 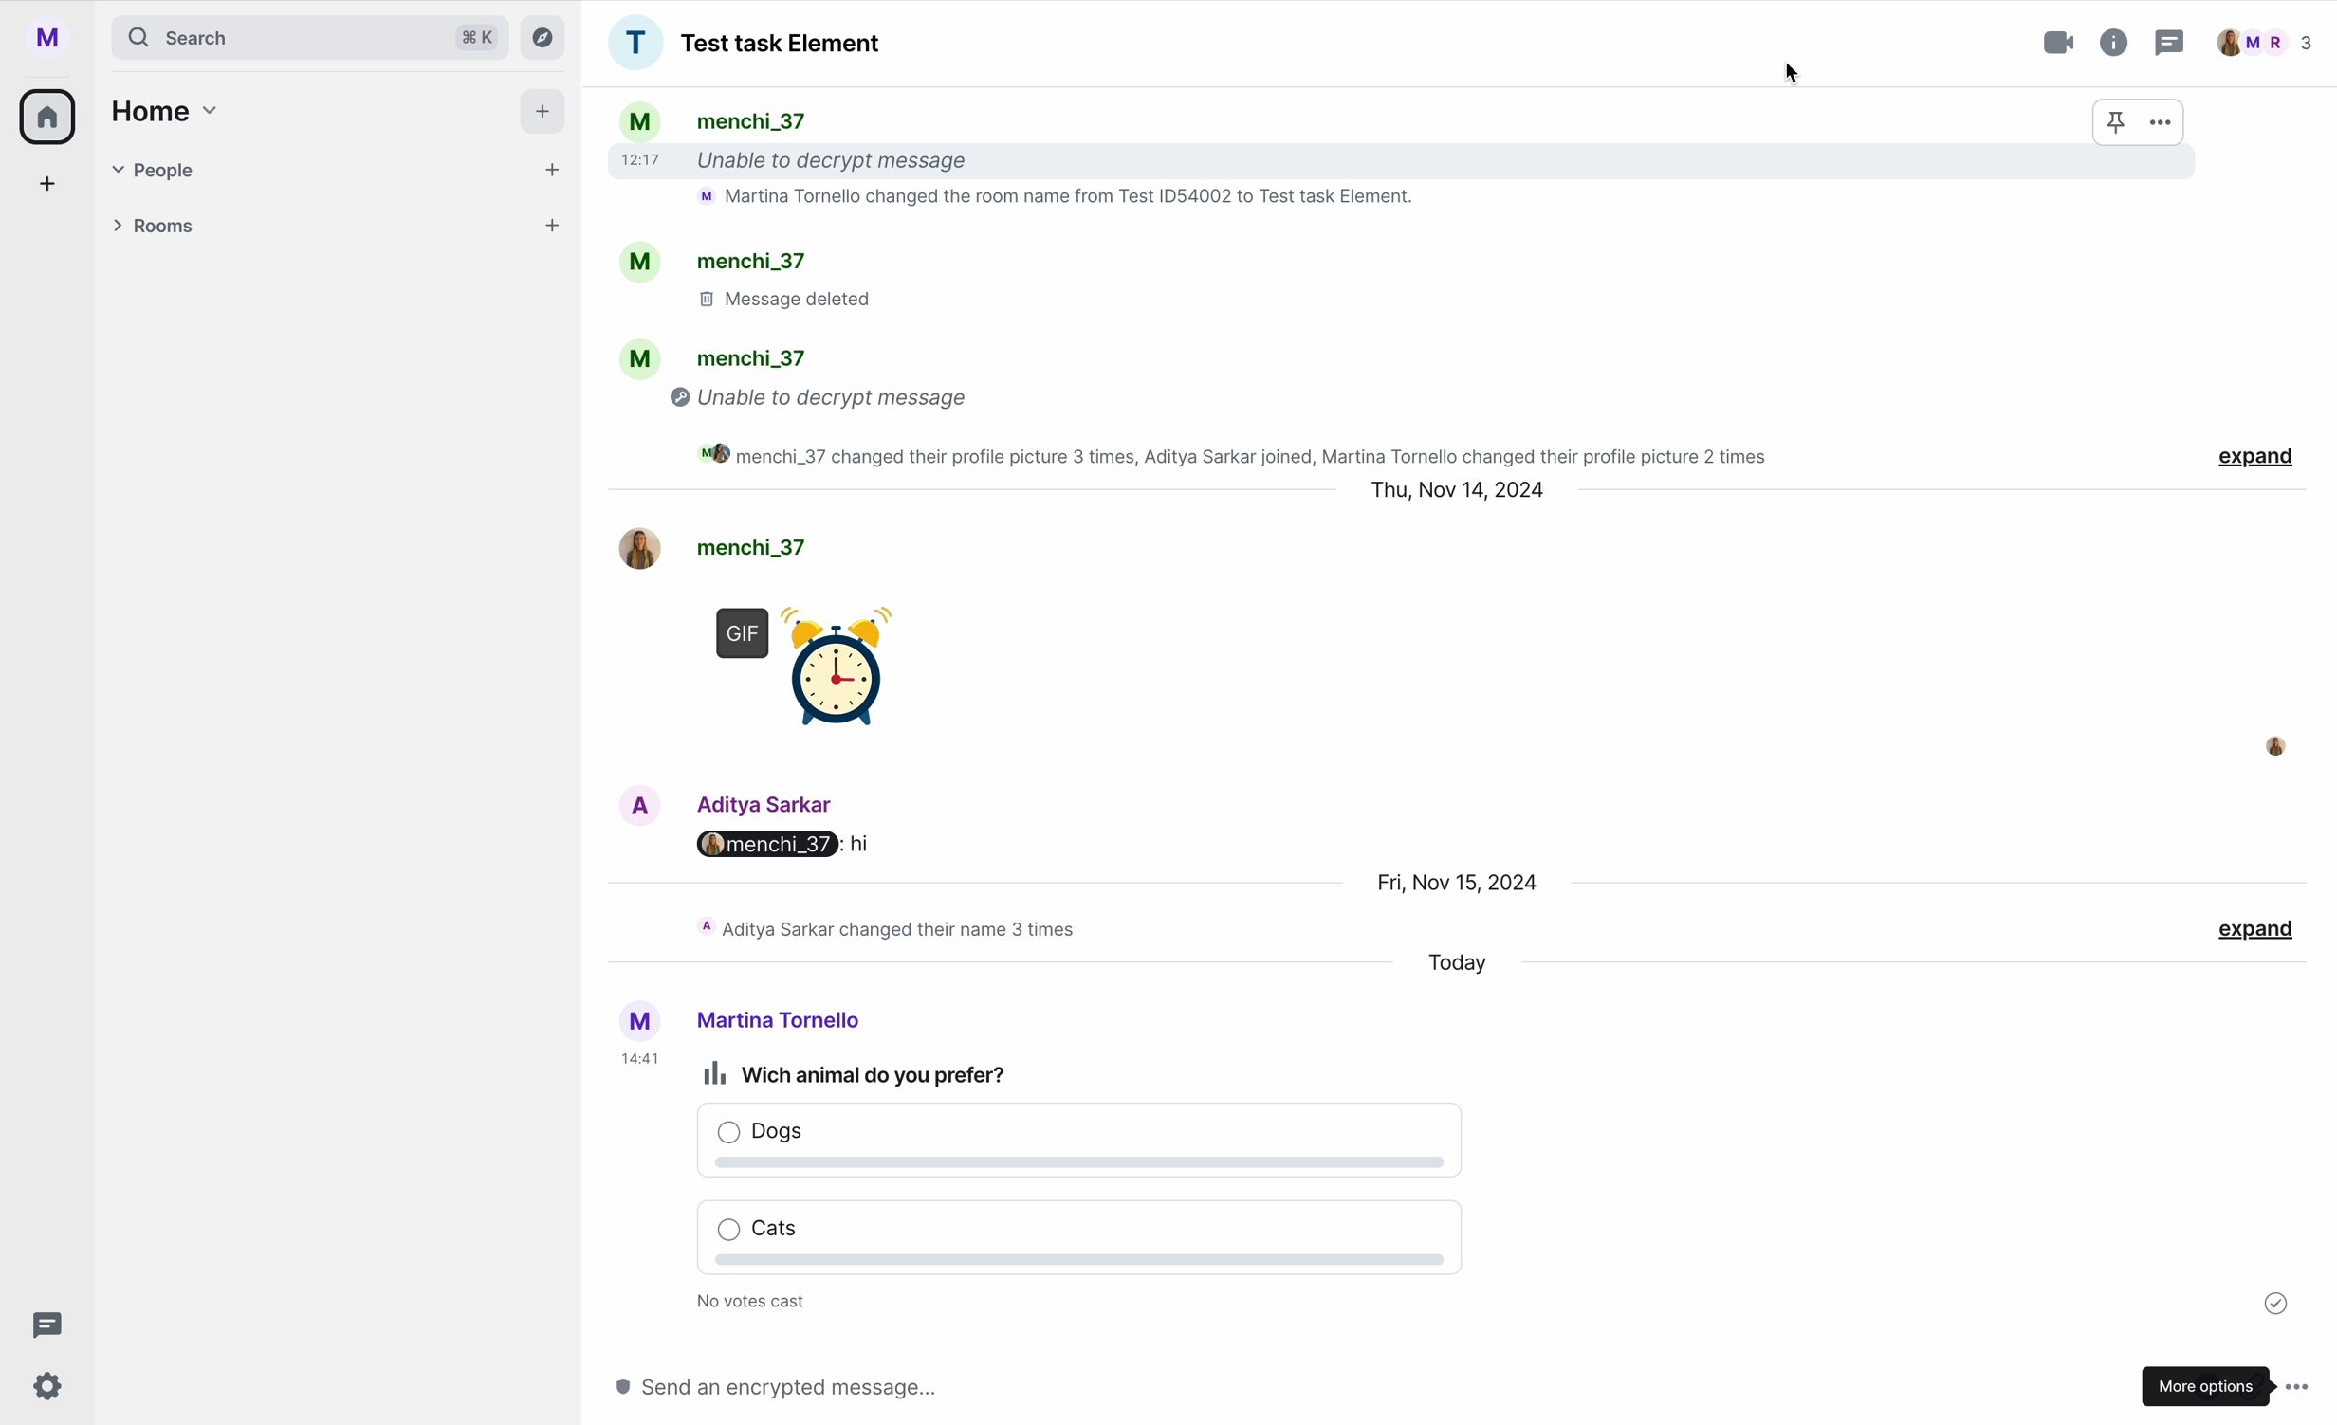 What do you see at coordinates (817, 1386) in the screenshot?
I see `send an encrypted message` at bounding box center [817, 1386].